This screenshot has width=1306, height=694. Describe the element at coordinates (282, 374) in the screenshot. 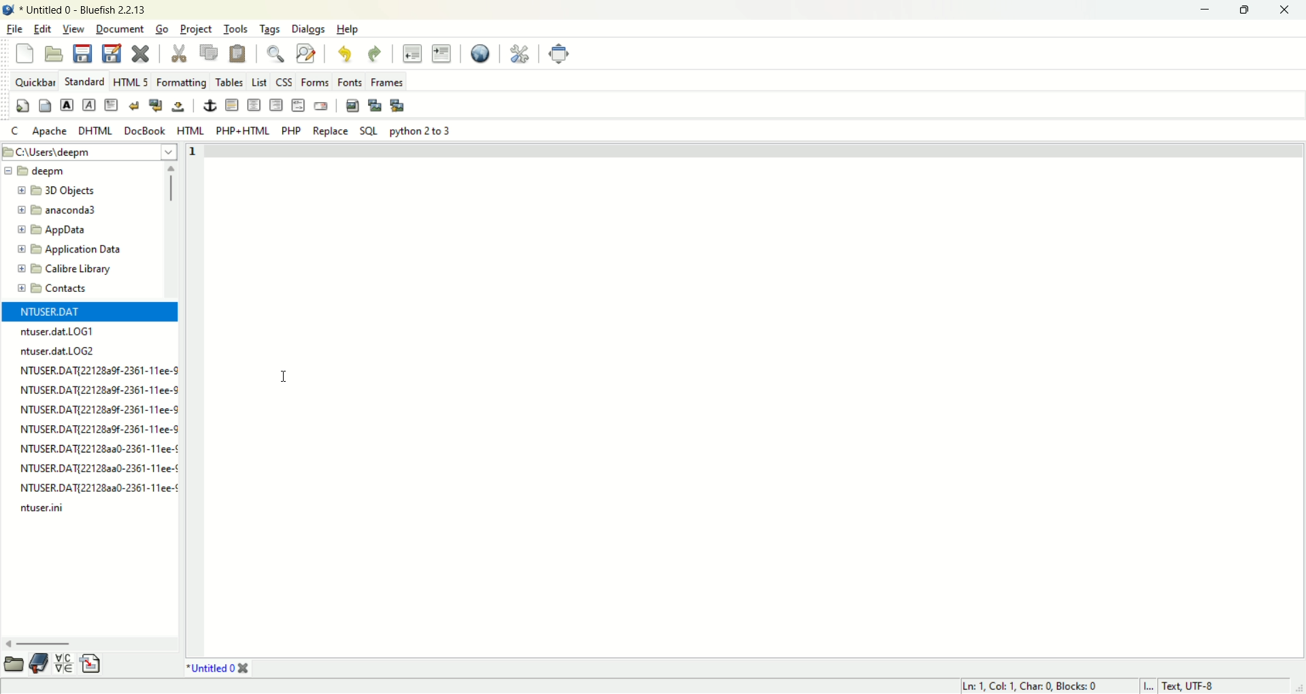

I see `mouse cursor` at that location.